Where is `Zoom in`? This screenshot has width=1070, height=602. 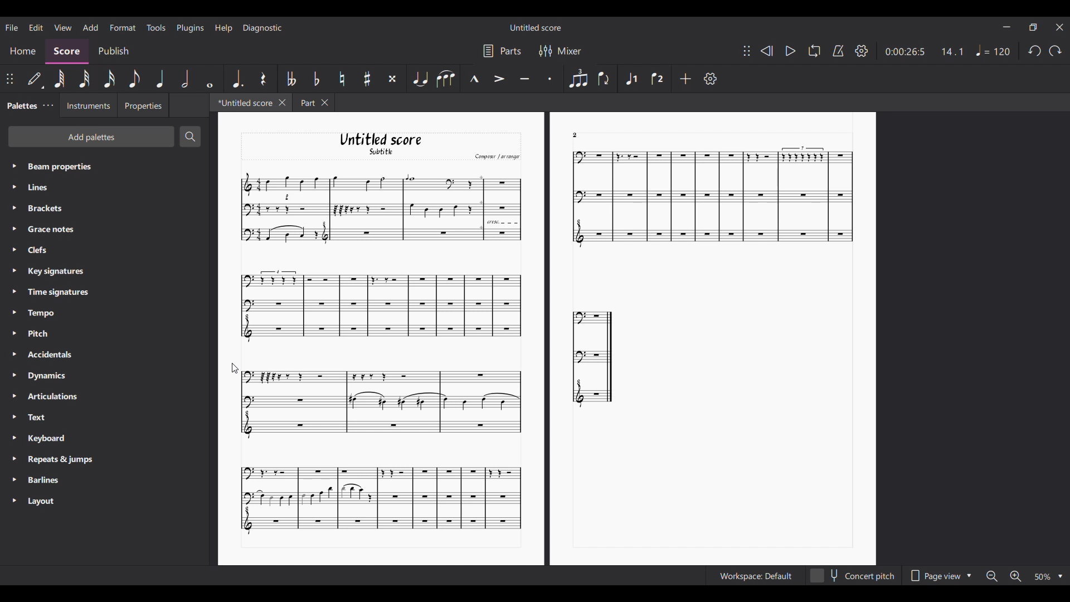
Zoom in is located at coordinates (1016, 577).